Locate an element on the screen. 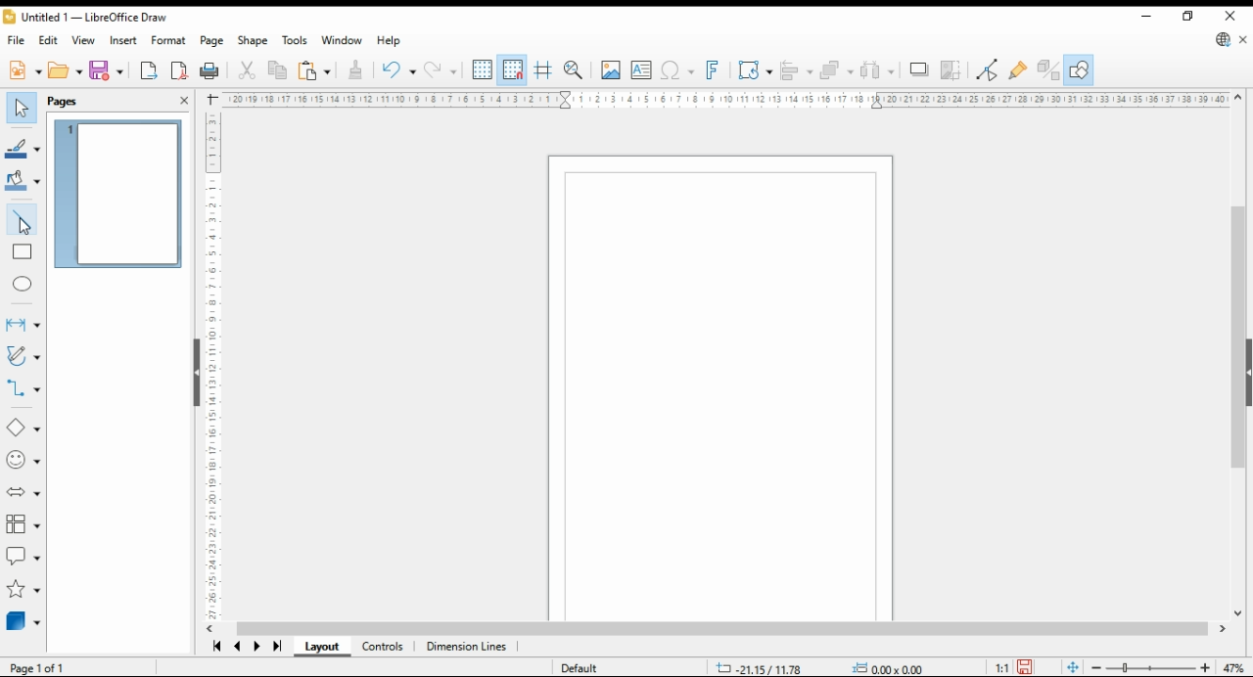 The image size is (1253, 677). zoom factor is located at coordinates (1236, 669).